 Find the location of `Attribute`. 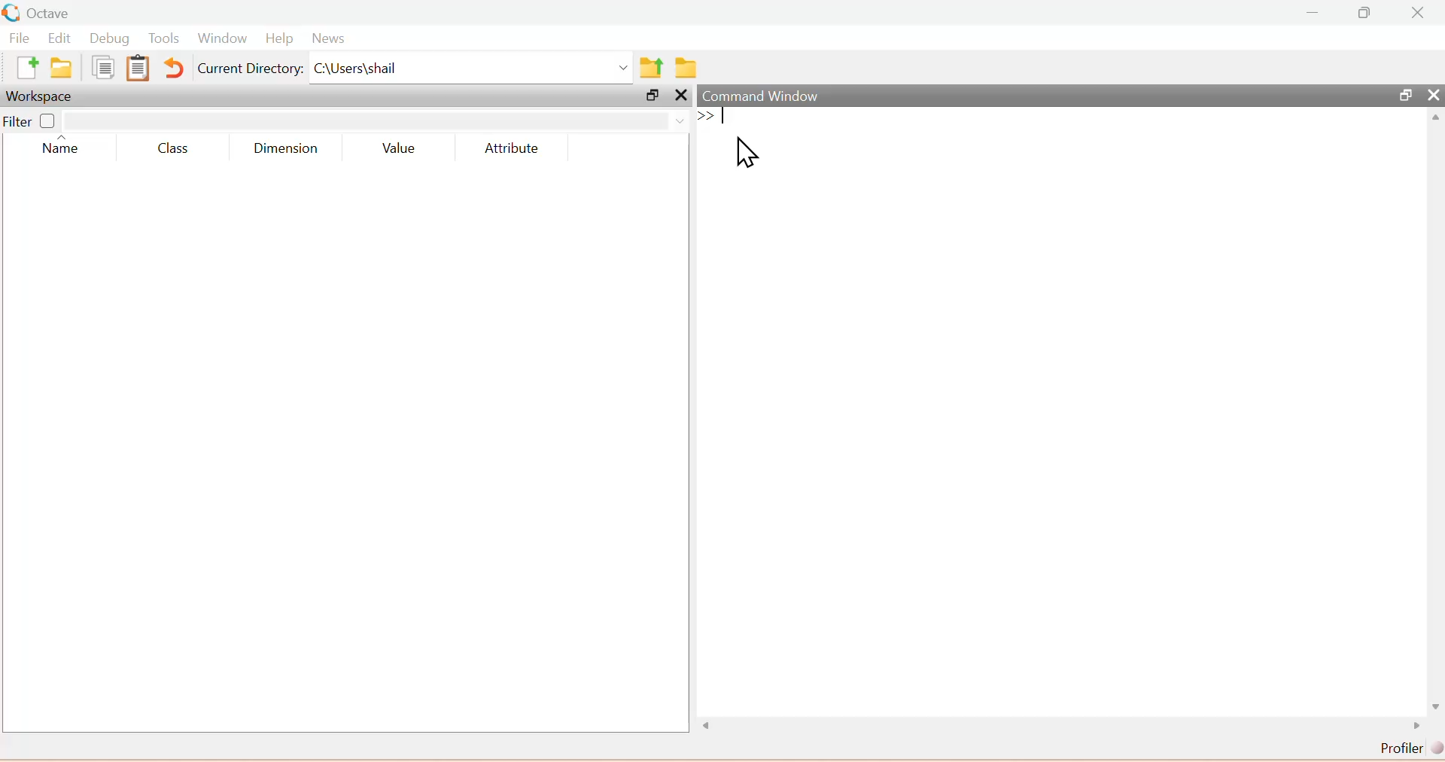

Attribute is located at coordinates (508, 149).